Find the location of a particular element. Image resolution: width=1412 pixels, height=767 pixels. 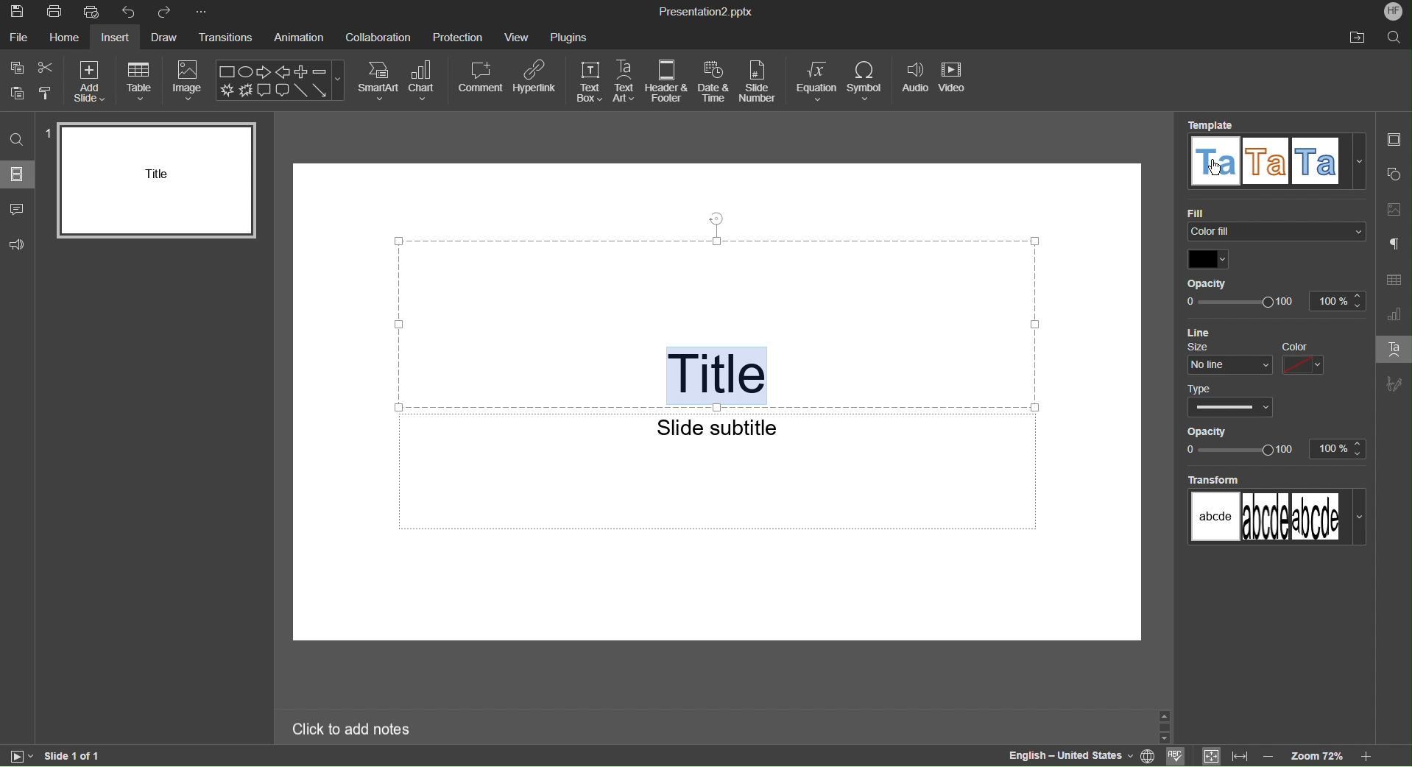

Paragraph Settings is located at coordinates (1394, 245).